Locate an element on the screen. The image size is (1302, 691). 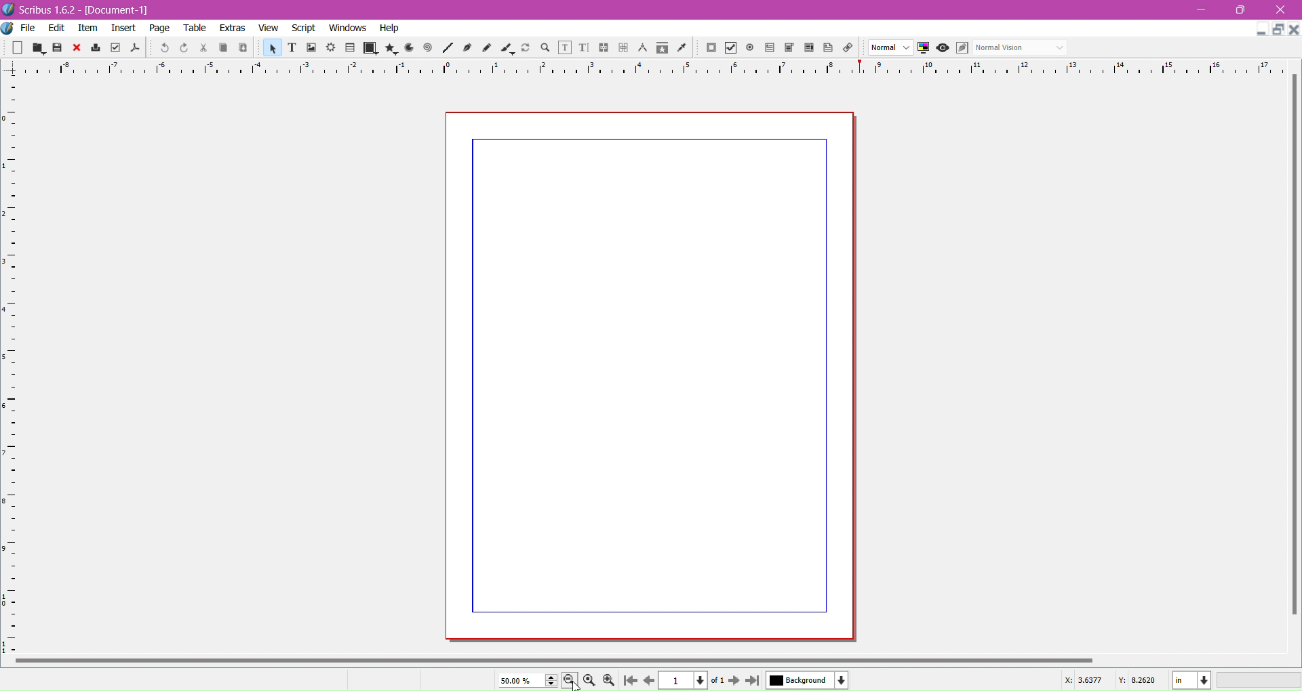
Preflight Verifier is located at coordinates (115, 47).